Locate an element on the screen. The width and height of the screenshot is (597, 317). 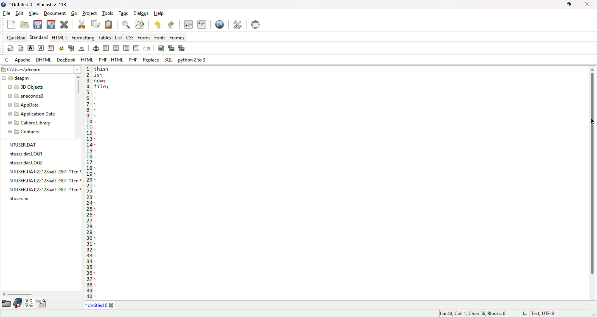
body is located at coordinates (21, 49).